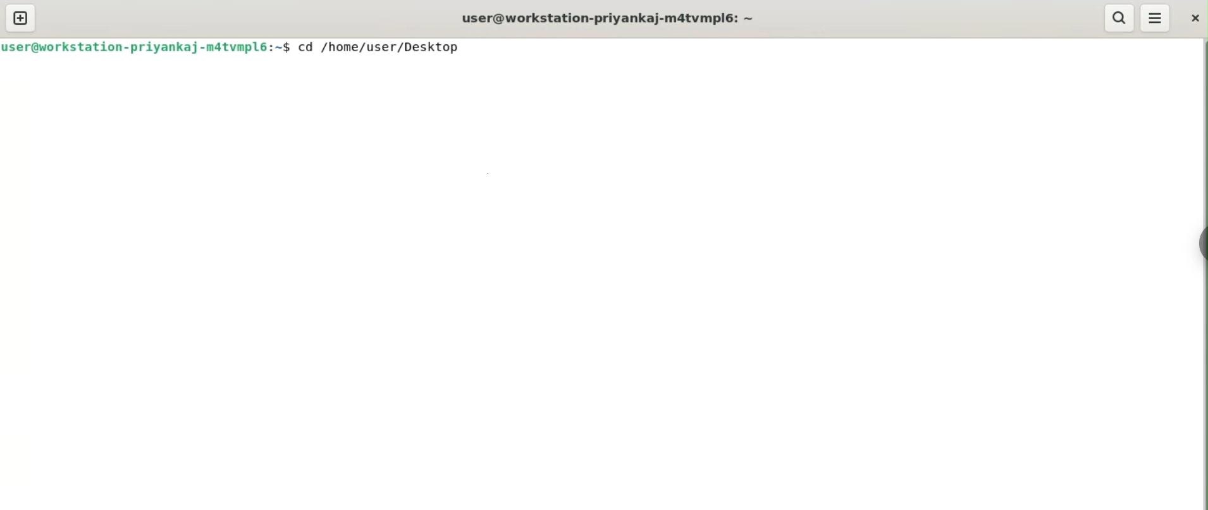 The height and width of the screenshot is (510, 1208). Describe the element at coordinates (21, 18) in the screenshot. I see `new tab ` at that location.